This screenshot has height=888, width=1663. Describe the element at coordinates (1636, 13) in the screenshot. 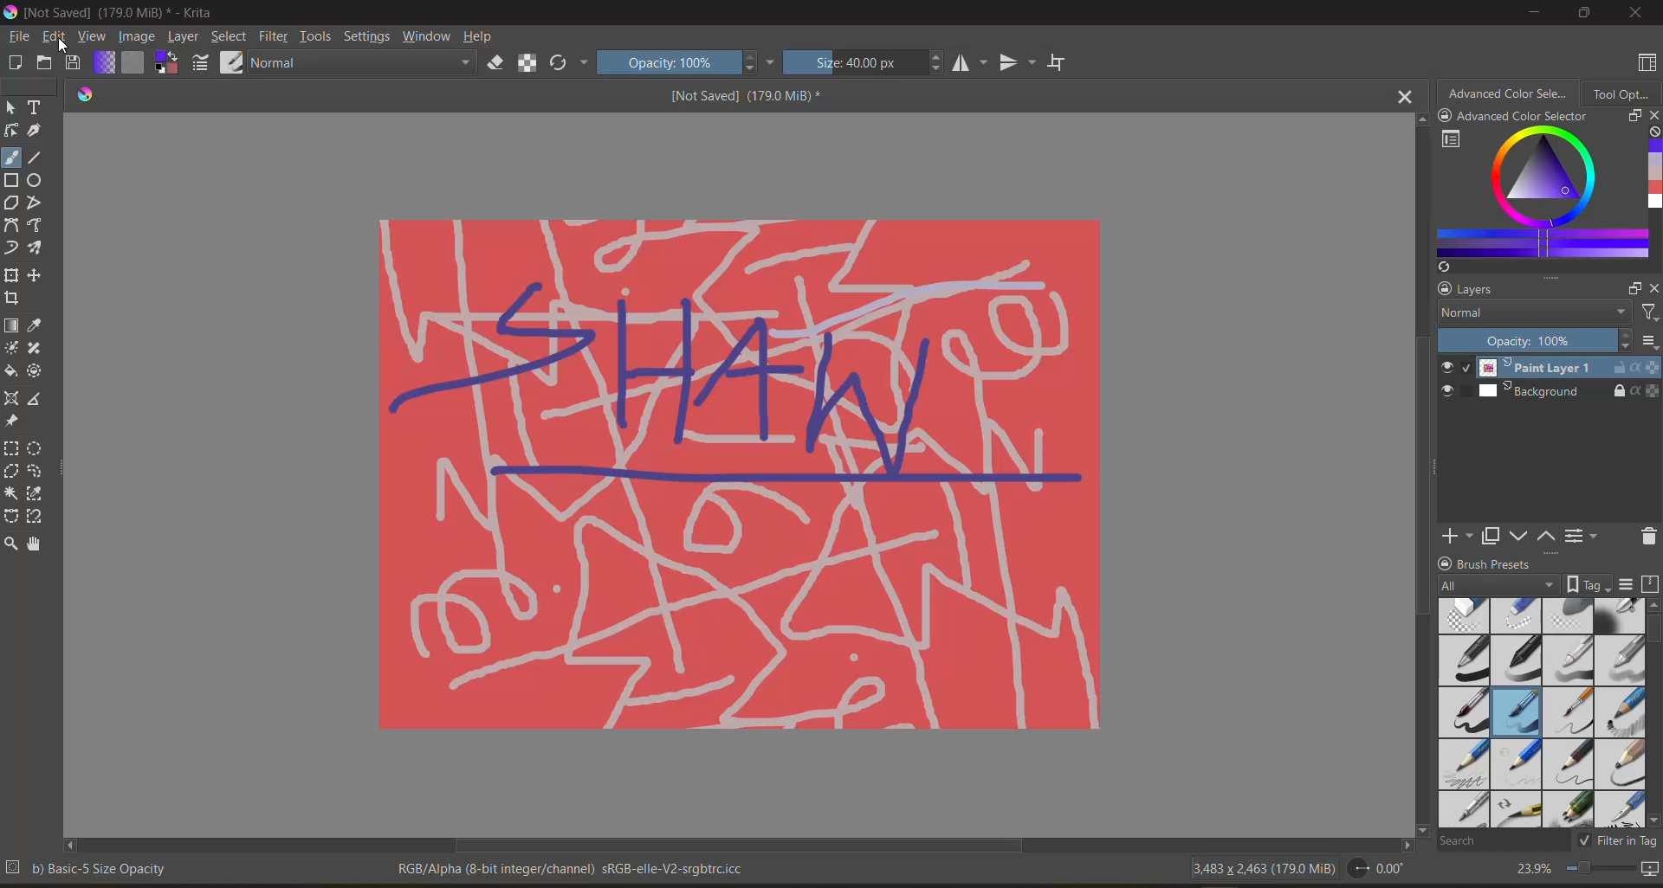

I see `close` at that location.